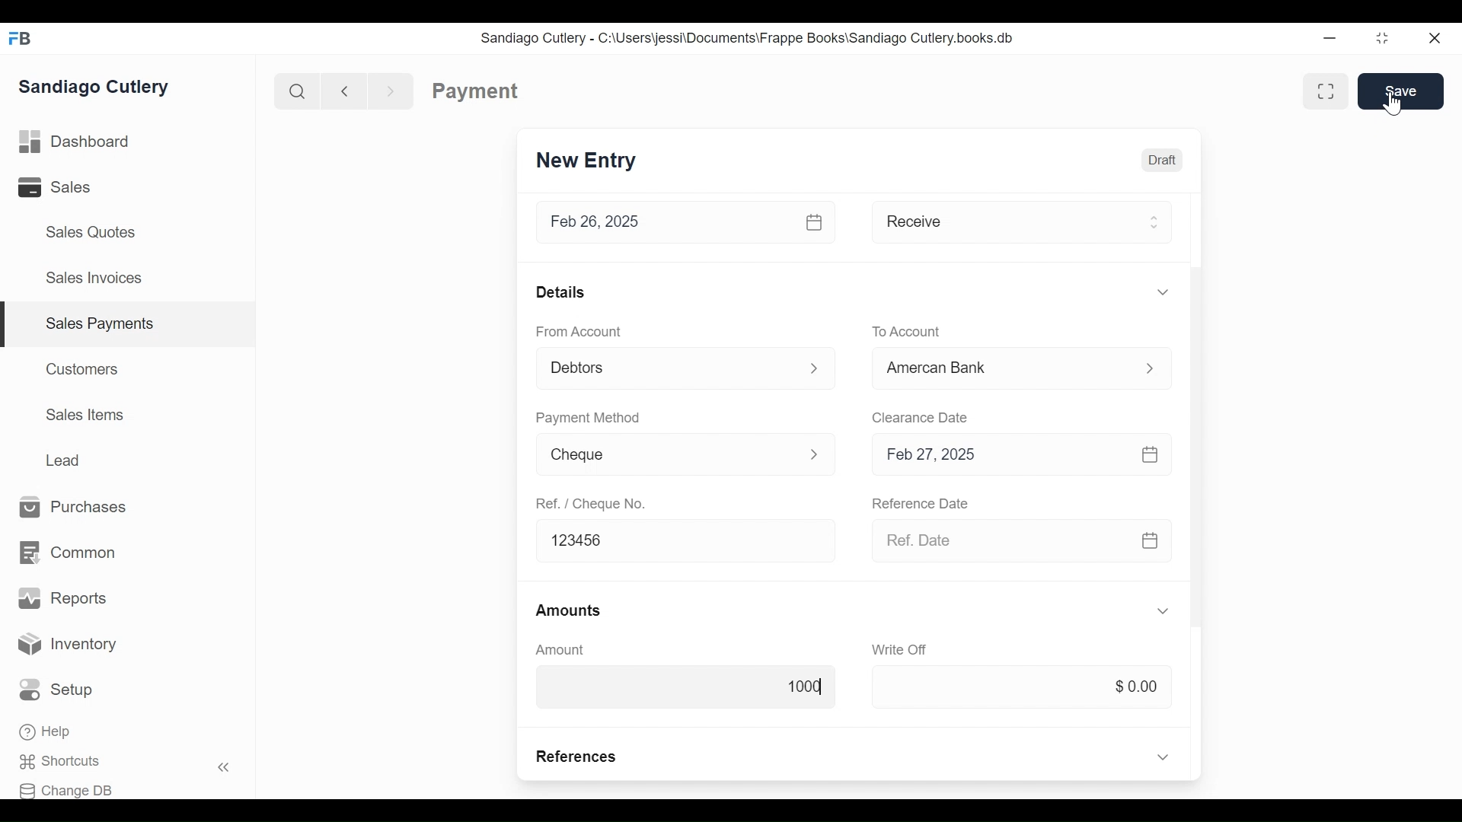 Image resolution: width=1462 pixels, height=822 pixels. I want to click on ‘Write Off, so click(902, 649).